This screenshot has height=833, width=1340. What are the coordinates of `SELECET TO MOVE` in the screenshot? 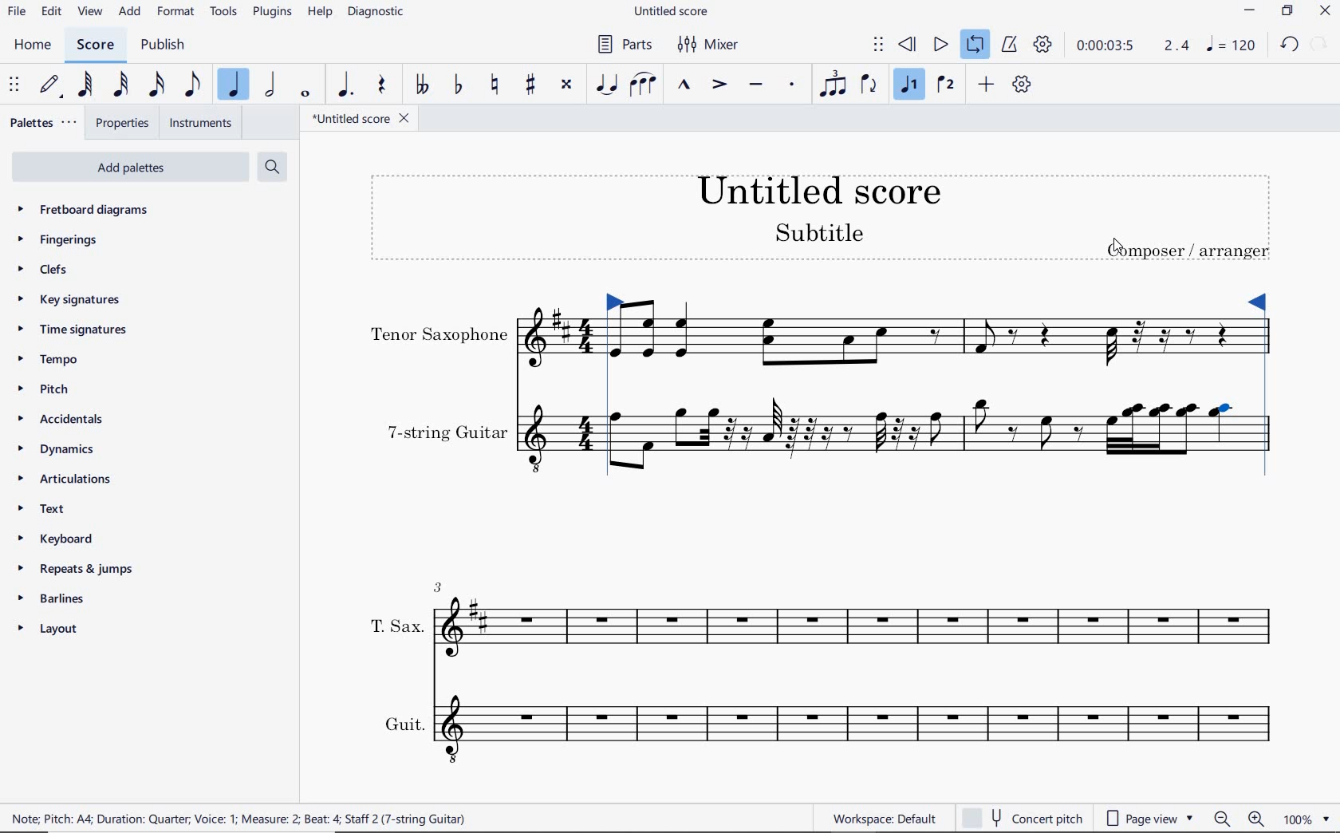 It's located at (14, 85).